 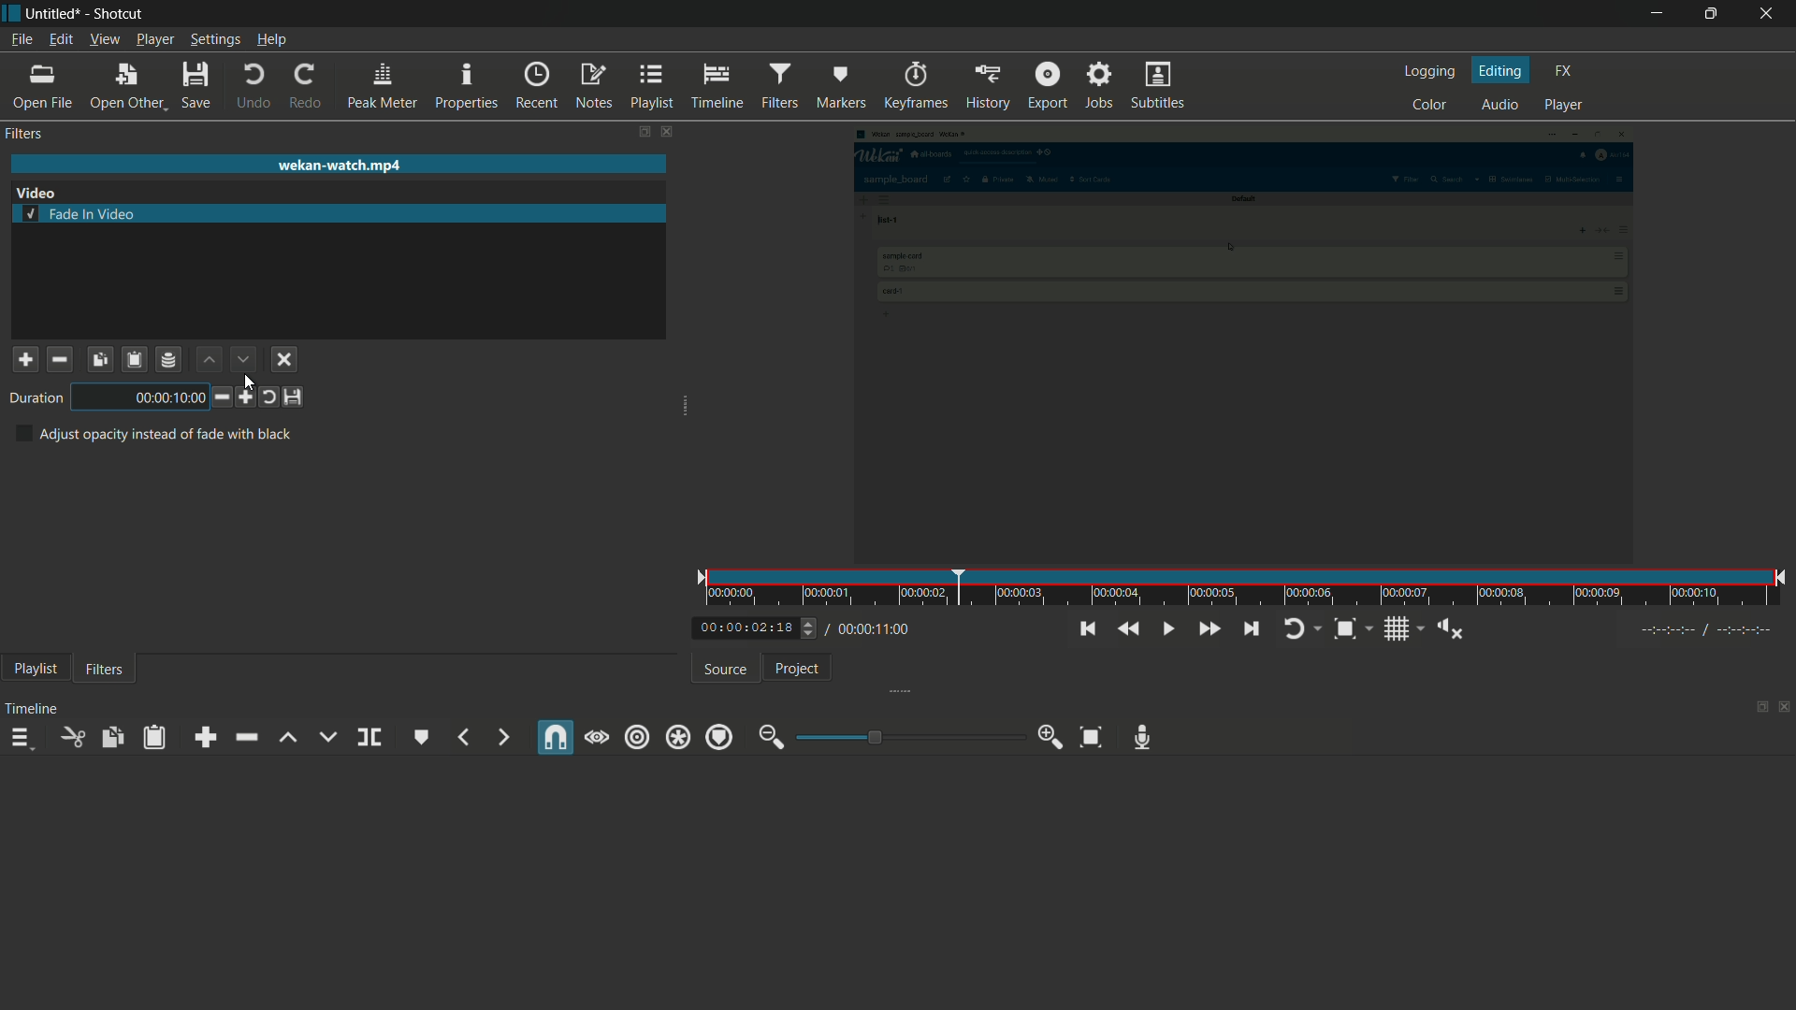 I want to click on project name, so click(x=50, y=14).